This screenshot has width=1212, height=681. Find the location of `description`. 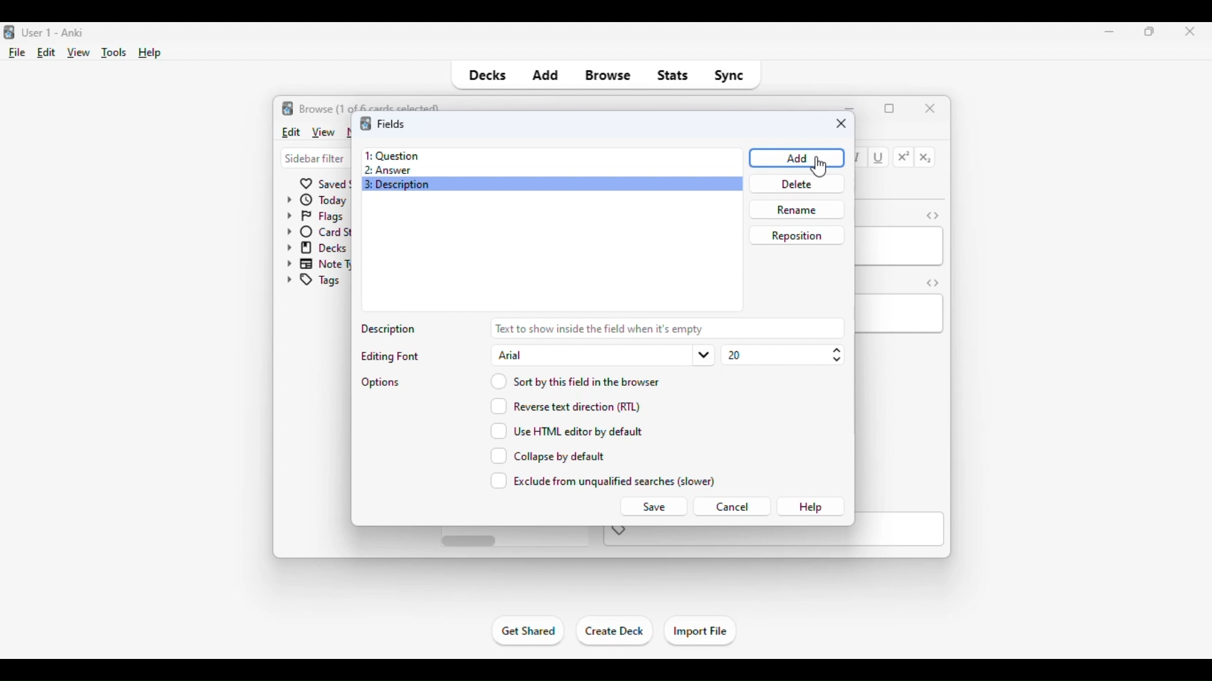

description is located at coordinates (389, 330).